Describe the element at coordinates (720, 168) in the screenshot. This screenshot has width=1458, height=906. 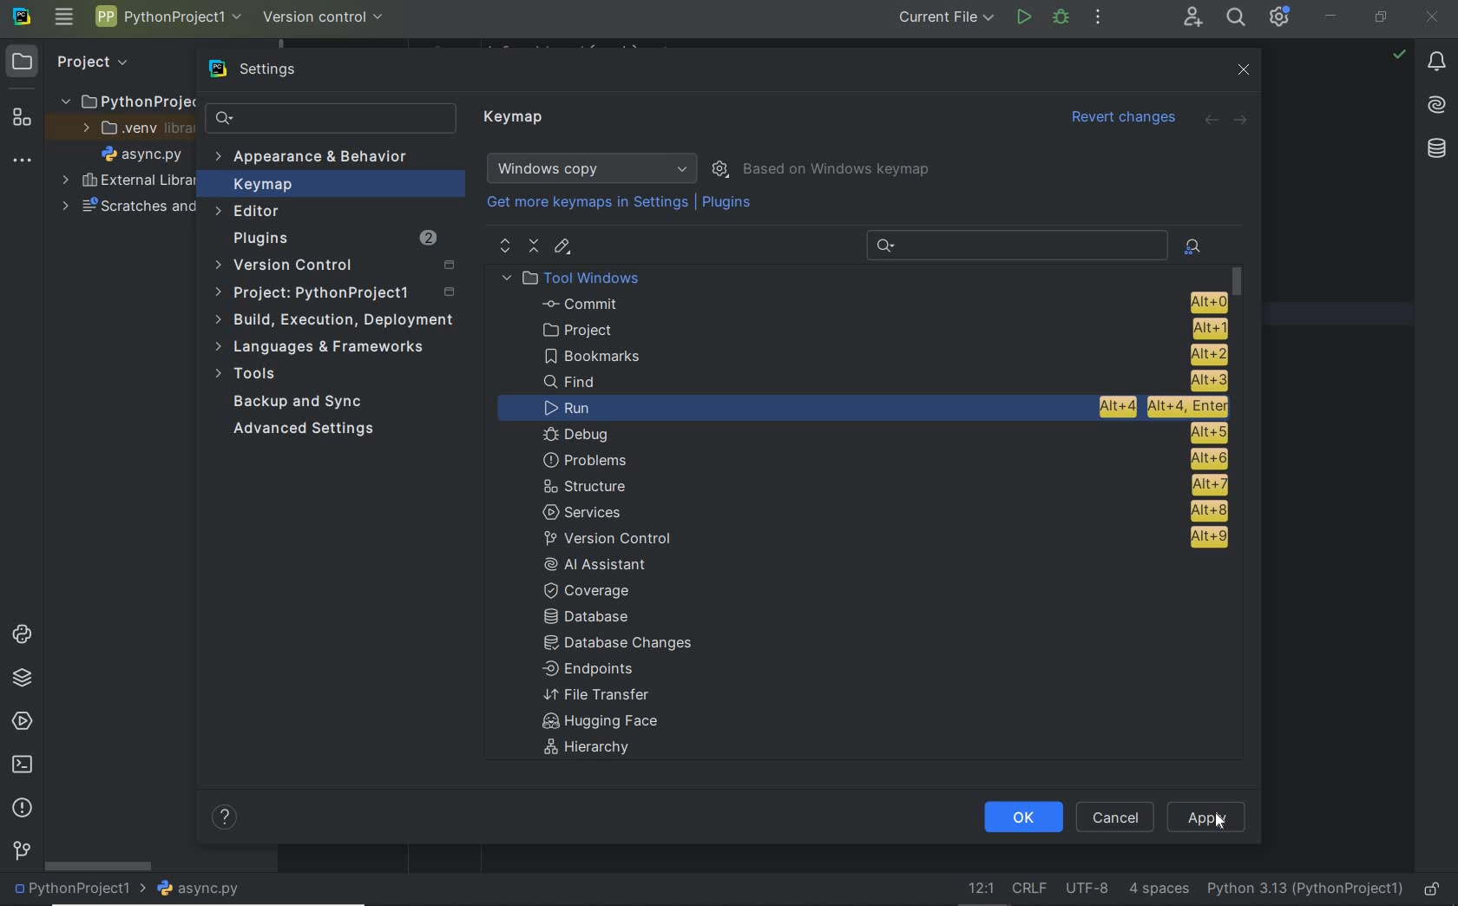
I see `show scheme actions` at that location.